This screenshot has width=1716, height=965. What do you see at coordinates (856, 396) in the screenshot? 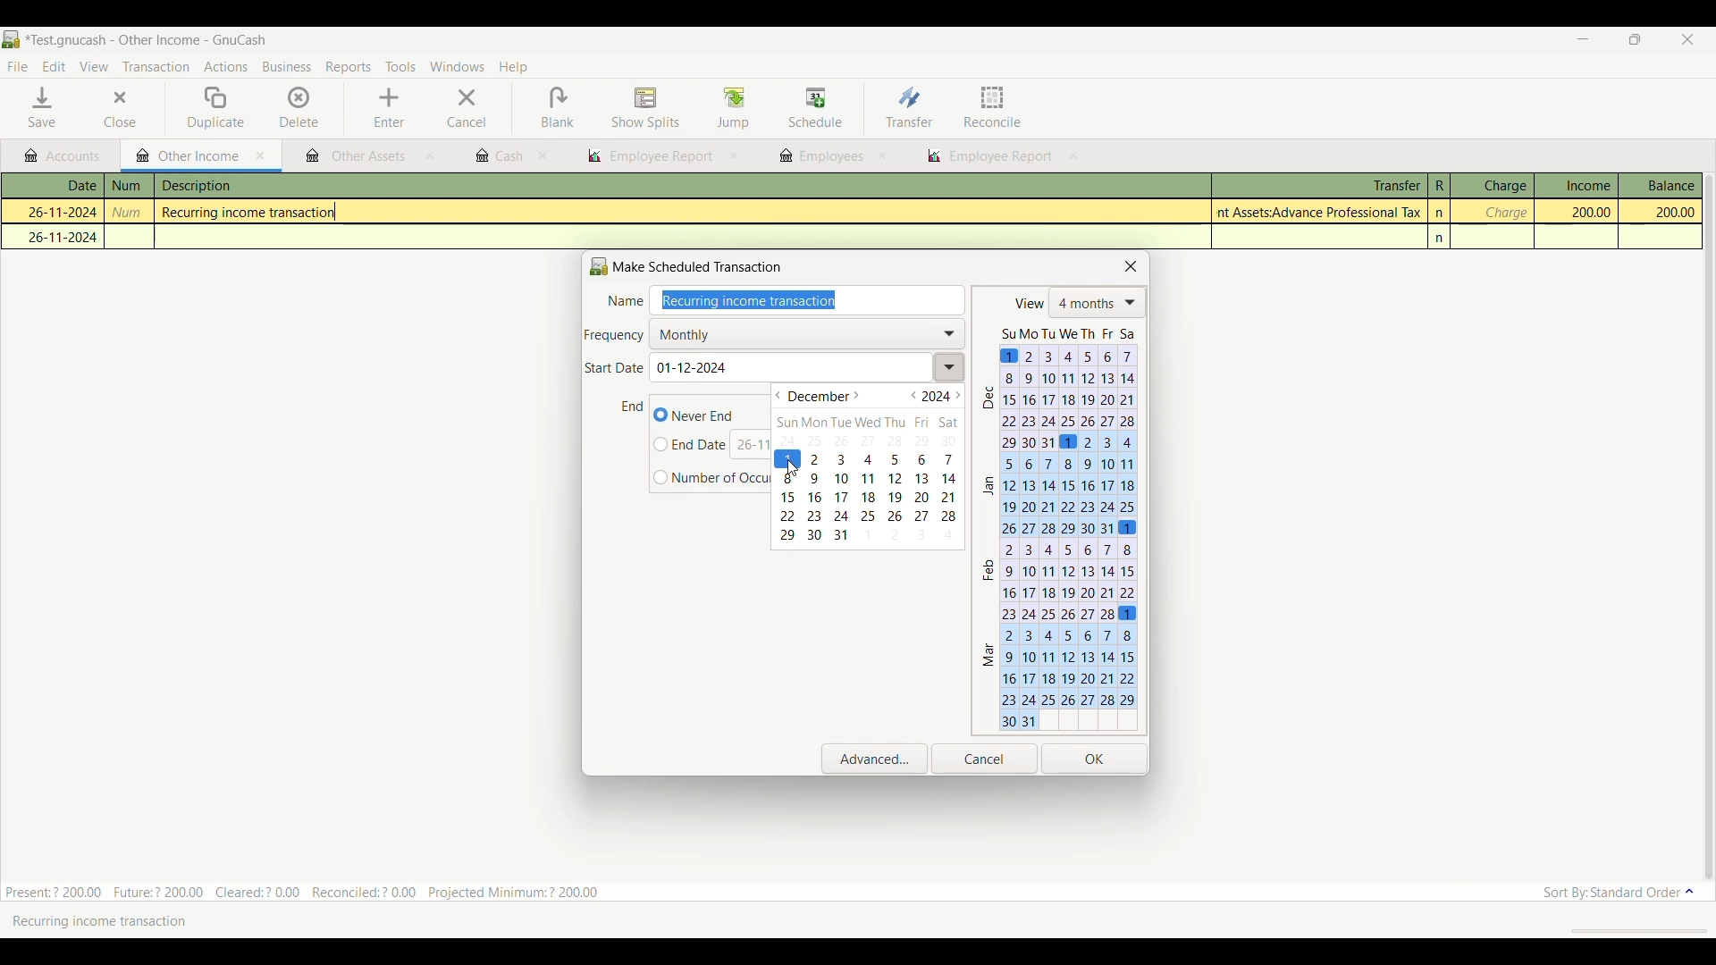
I see `Go to next month` at bounding box center [856, 396].